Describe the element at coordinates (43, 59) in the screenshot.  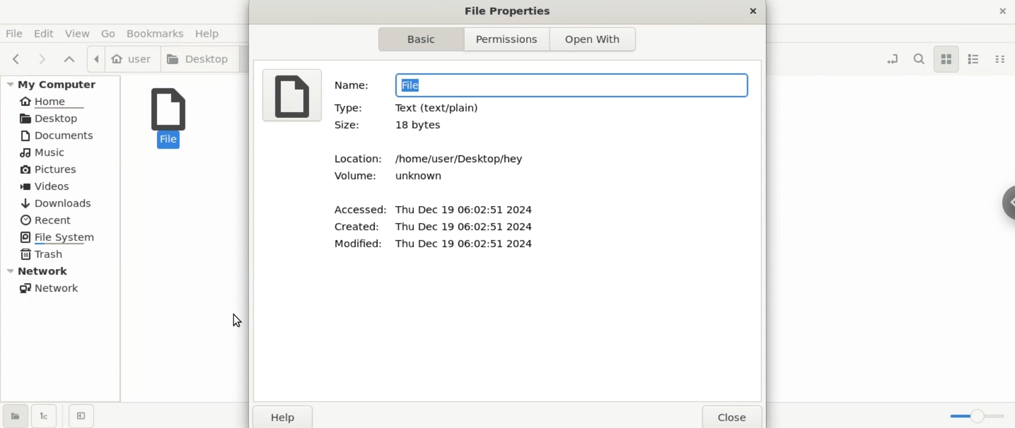
I see `nect` at that location.